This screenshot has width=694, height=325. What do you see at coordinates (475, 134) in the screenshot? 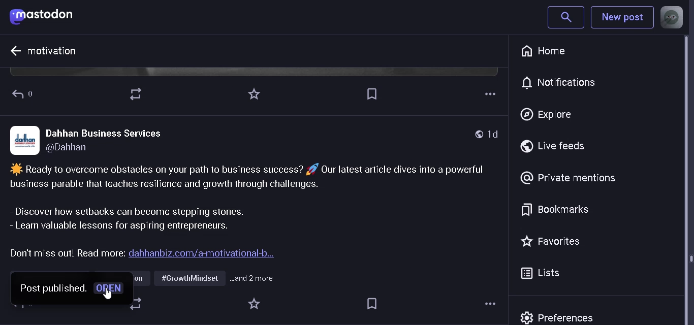
I see `Global Post` at bounding box center [475, 134].